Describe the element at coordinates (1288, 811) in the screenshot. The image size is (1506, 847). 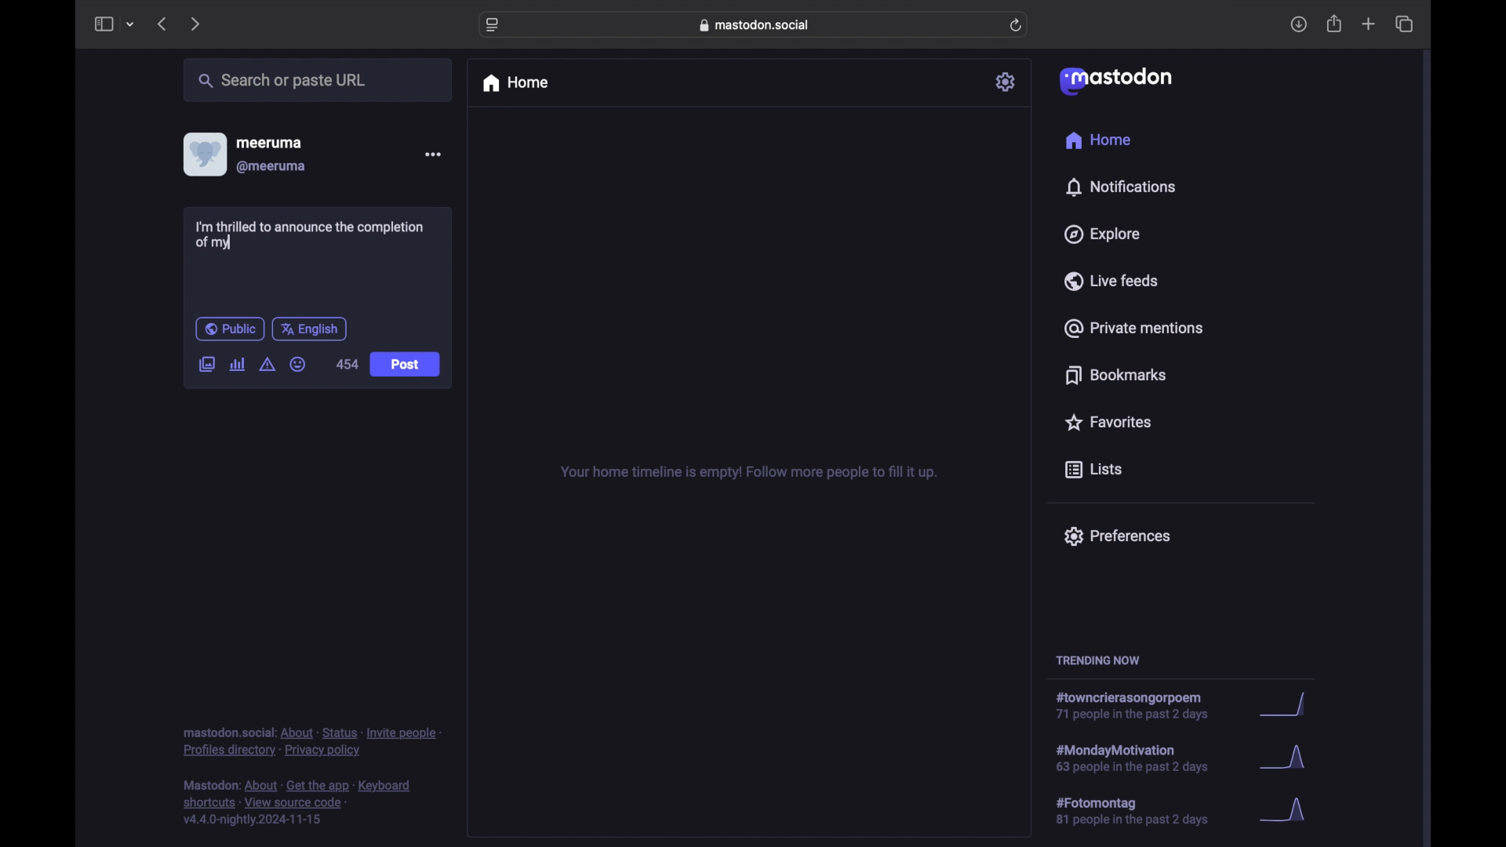
I see `graph` at that location.